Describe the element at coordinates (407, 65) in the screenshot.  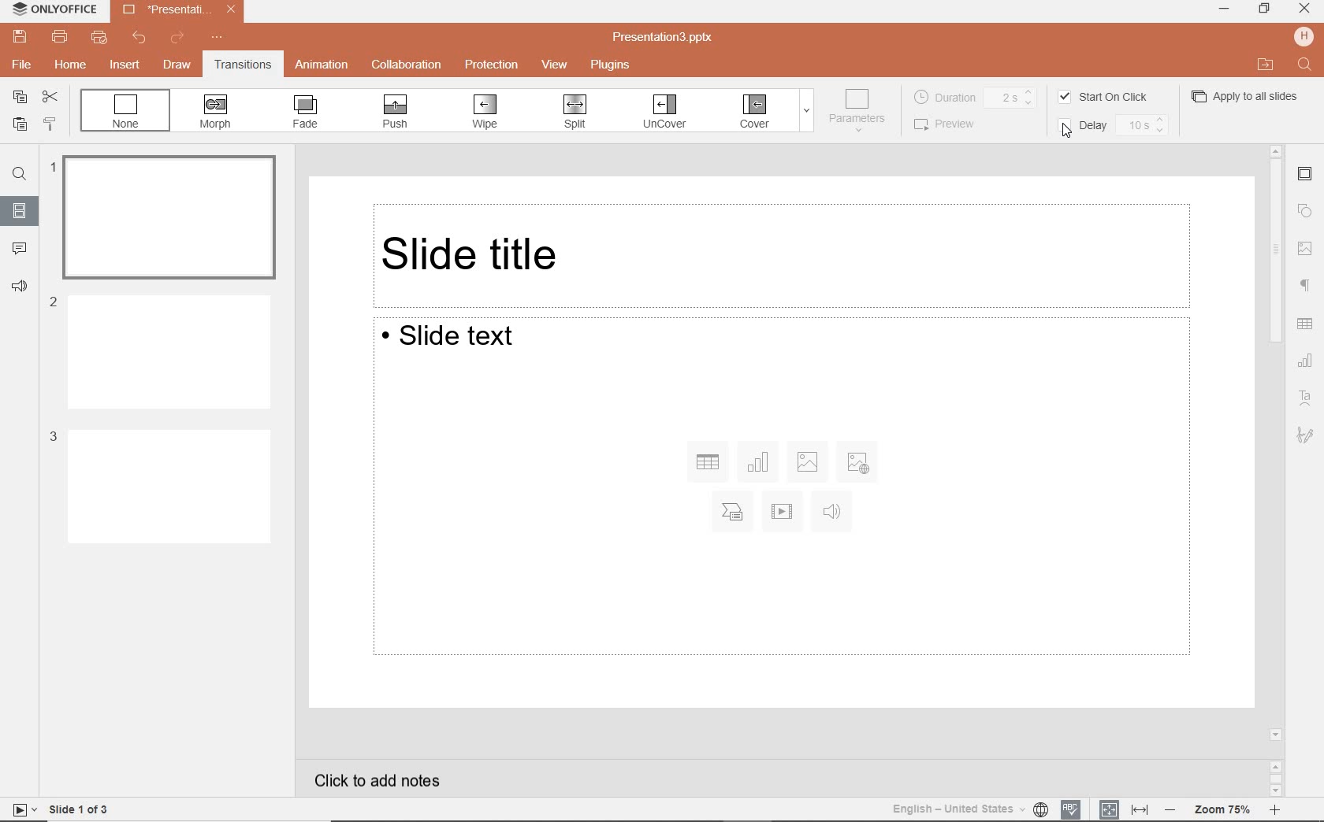
I see `collaboration` at that location.